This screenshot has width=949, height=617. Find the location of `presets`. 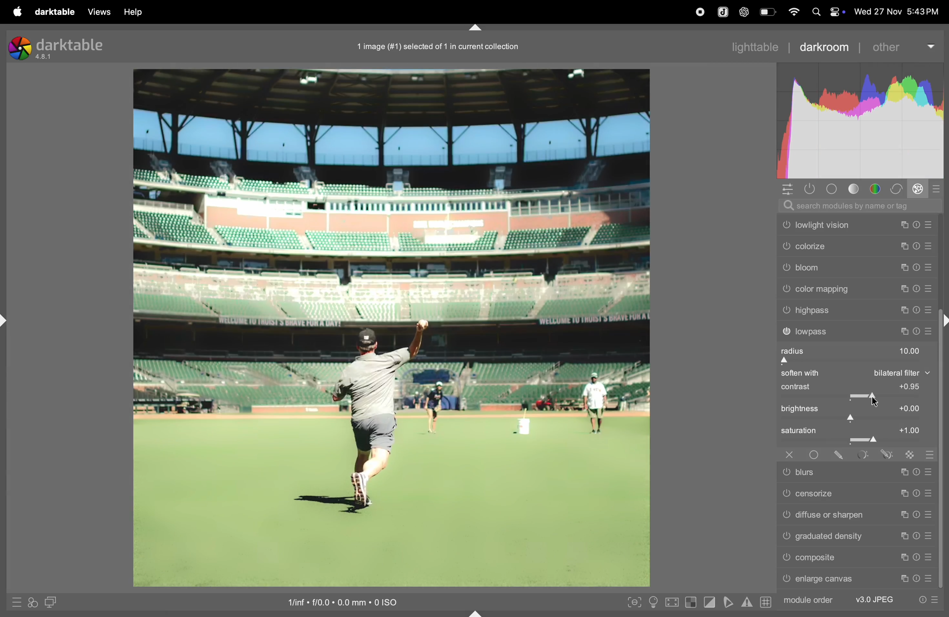

presets is located at coordinates (937, 189).